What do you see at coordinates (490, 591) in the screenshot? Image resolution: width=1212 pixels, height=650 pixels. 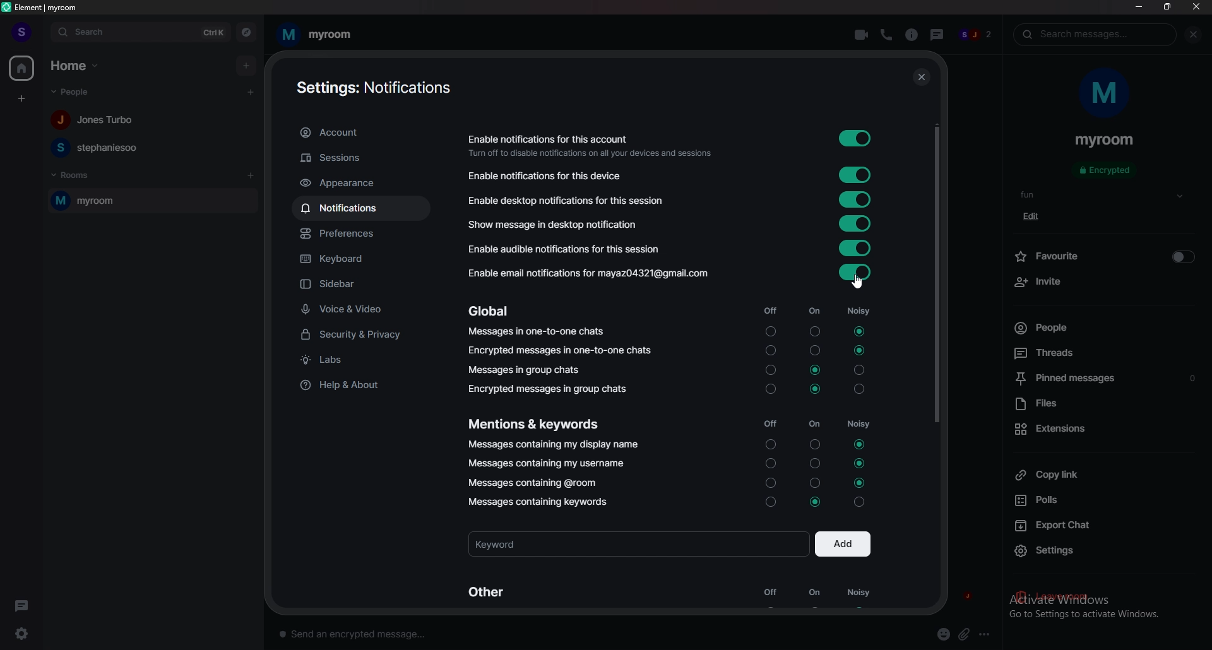 I see `other` at bounding box center [490, 591].